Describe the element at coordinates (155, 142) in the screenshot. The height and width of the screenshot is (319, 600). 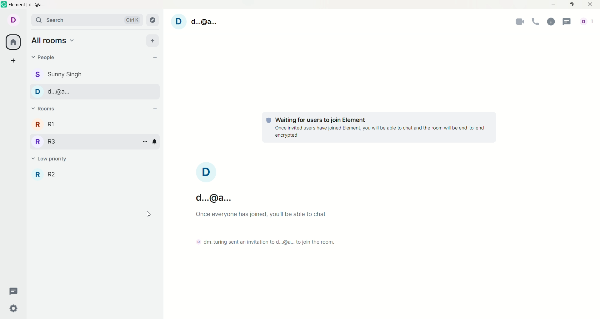
I see `NOTIFICATIONS` at that location.